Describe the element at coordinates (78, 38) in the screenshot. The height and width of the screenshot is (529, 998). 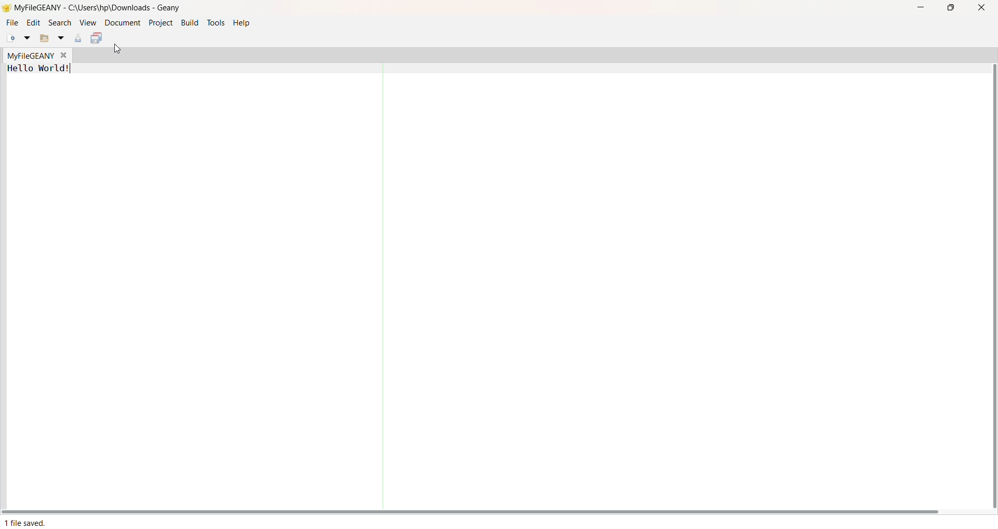
I see `Save Current File` at that location.